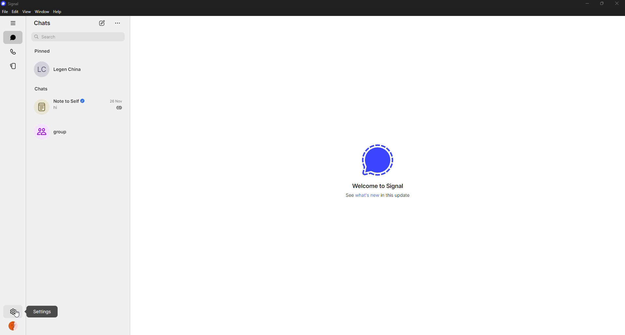  Describe the element at coordinates (102, 23) in the screenshot. I see `new chat` at that location.